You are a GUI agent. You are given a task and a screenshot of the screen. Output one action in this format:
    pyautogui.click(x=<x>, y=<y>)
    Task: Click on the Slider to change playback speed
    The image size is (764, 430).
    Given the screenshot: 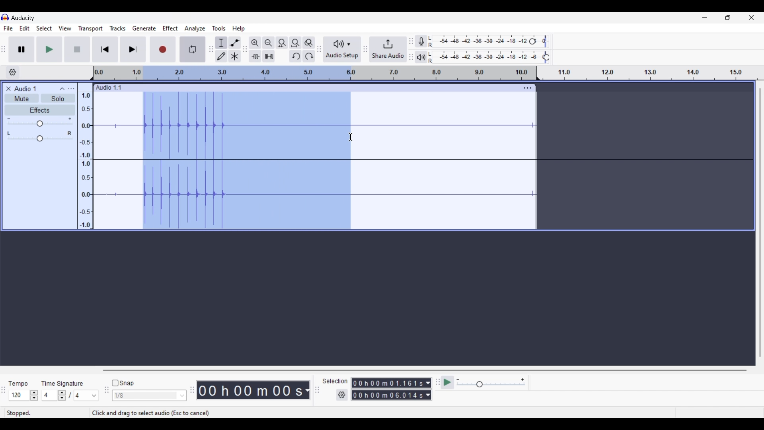 What is the action you would take?
    pyautogui.click(x=491, y=385)
    